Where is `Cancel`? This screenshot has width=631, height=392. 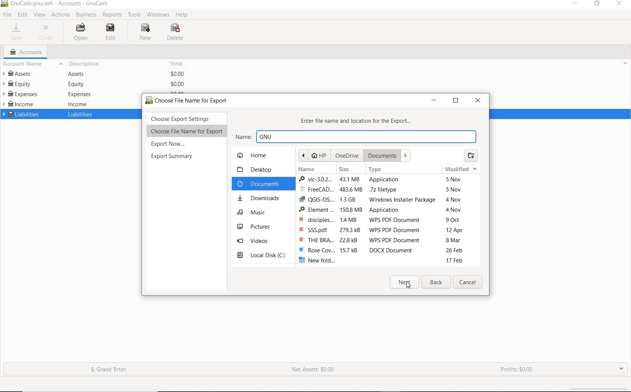
Cancel is located at coordinates (468, 282).